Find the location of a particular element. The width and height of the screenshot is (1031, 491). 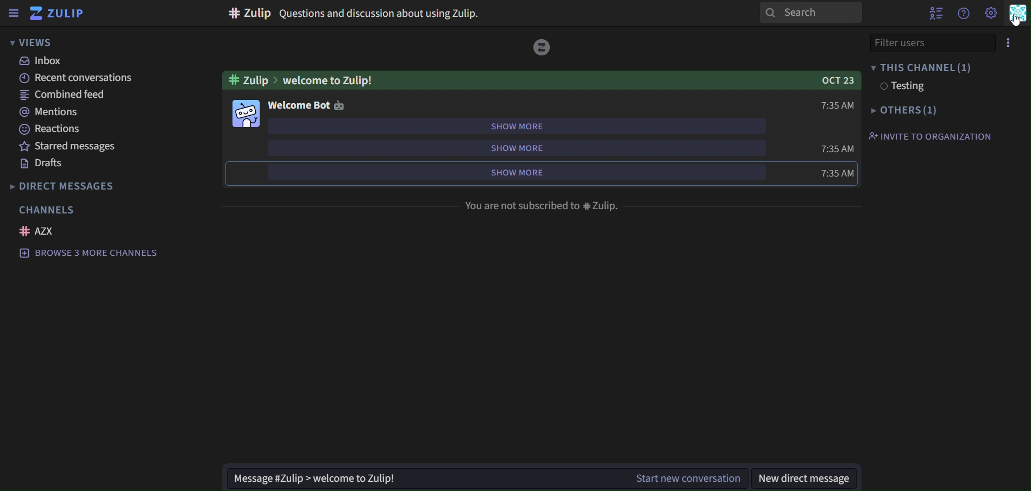

hide user list is located at coordinates (933, 13).